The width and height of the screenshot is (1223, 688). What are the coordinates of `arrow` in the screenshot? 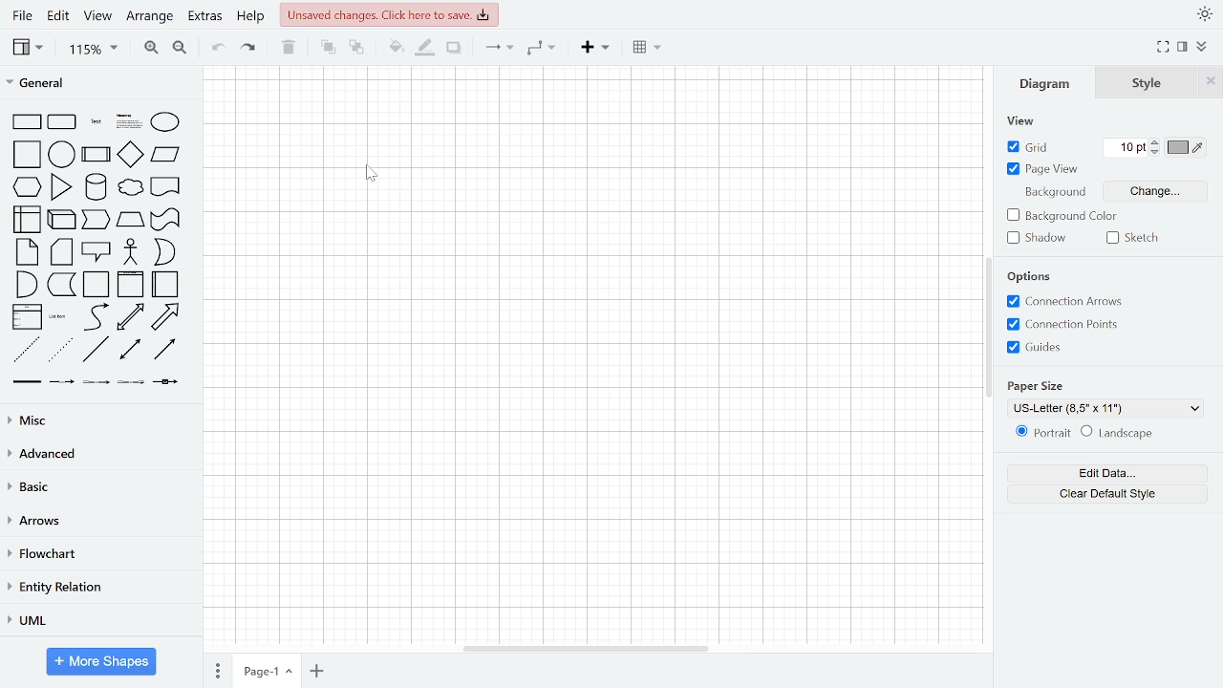 It's located at (164, 315).